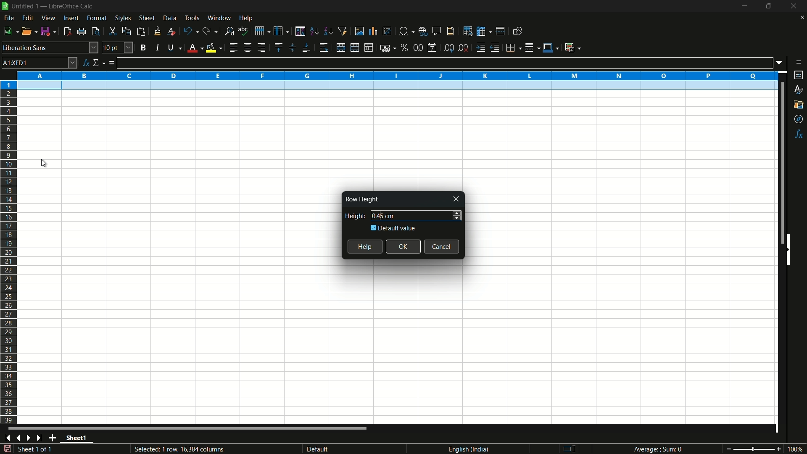 The height and width of the screenshot is (454, 807). I want to click on select function, so click(99, 63).